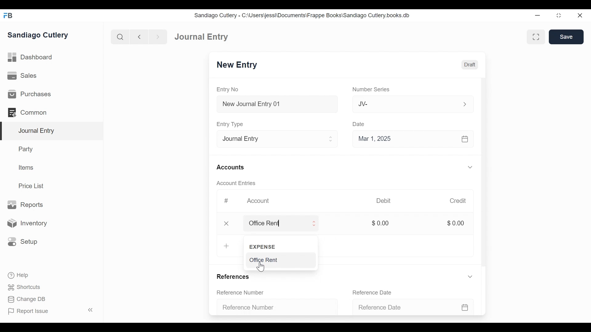 The height and width of the screenshot is (332, 591). Describe the element at coordinates (241, 292) in the screenshot. I see `Reference Number` at that location.